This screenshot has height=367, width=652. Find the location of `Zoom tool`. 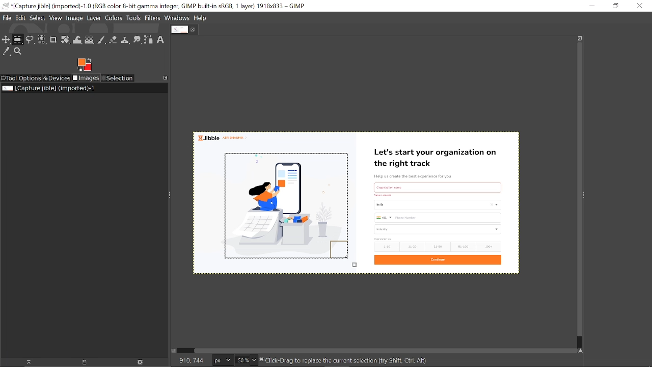

Zoom tool is located at coordinates (19, 52).